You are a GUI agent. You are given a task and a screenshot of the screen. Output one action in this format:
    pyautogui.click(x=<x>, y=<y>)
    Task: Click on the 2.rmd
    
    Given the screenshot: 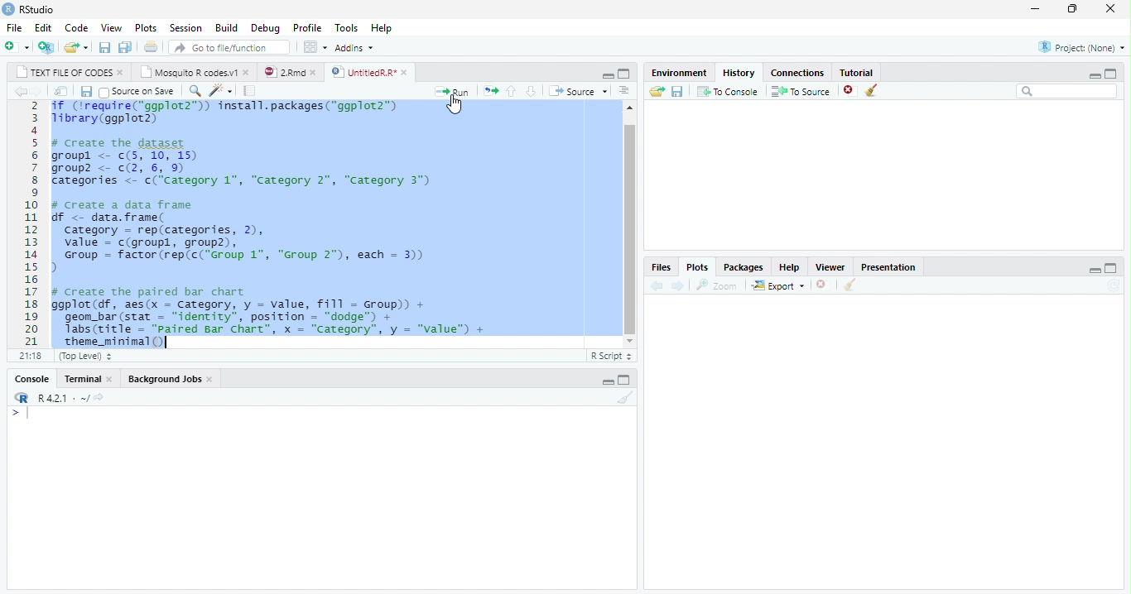 What is the action you would take?
    pyautogui.click(x=285, y=72)
    